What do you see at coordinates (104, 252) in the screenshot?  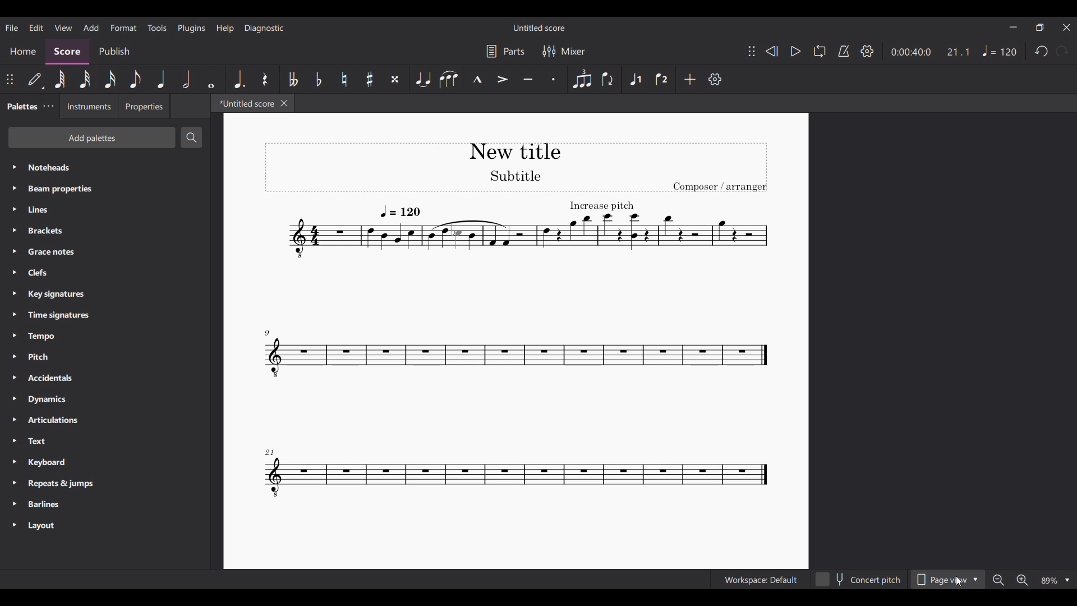 I see `Grace notes` at bounding box center [104, 252].